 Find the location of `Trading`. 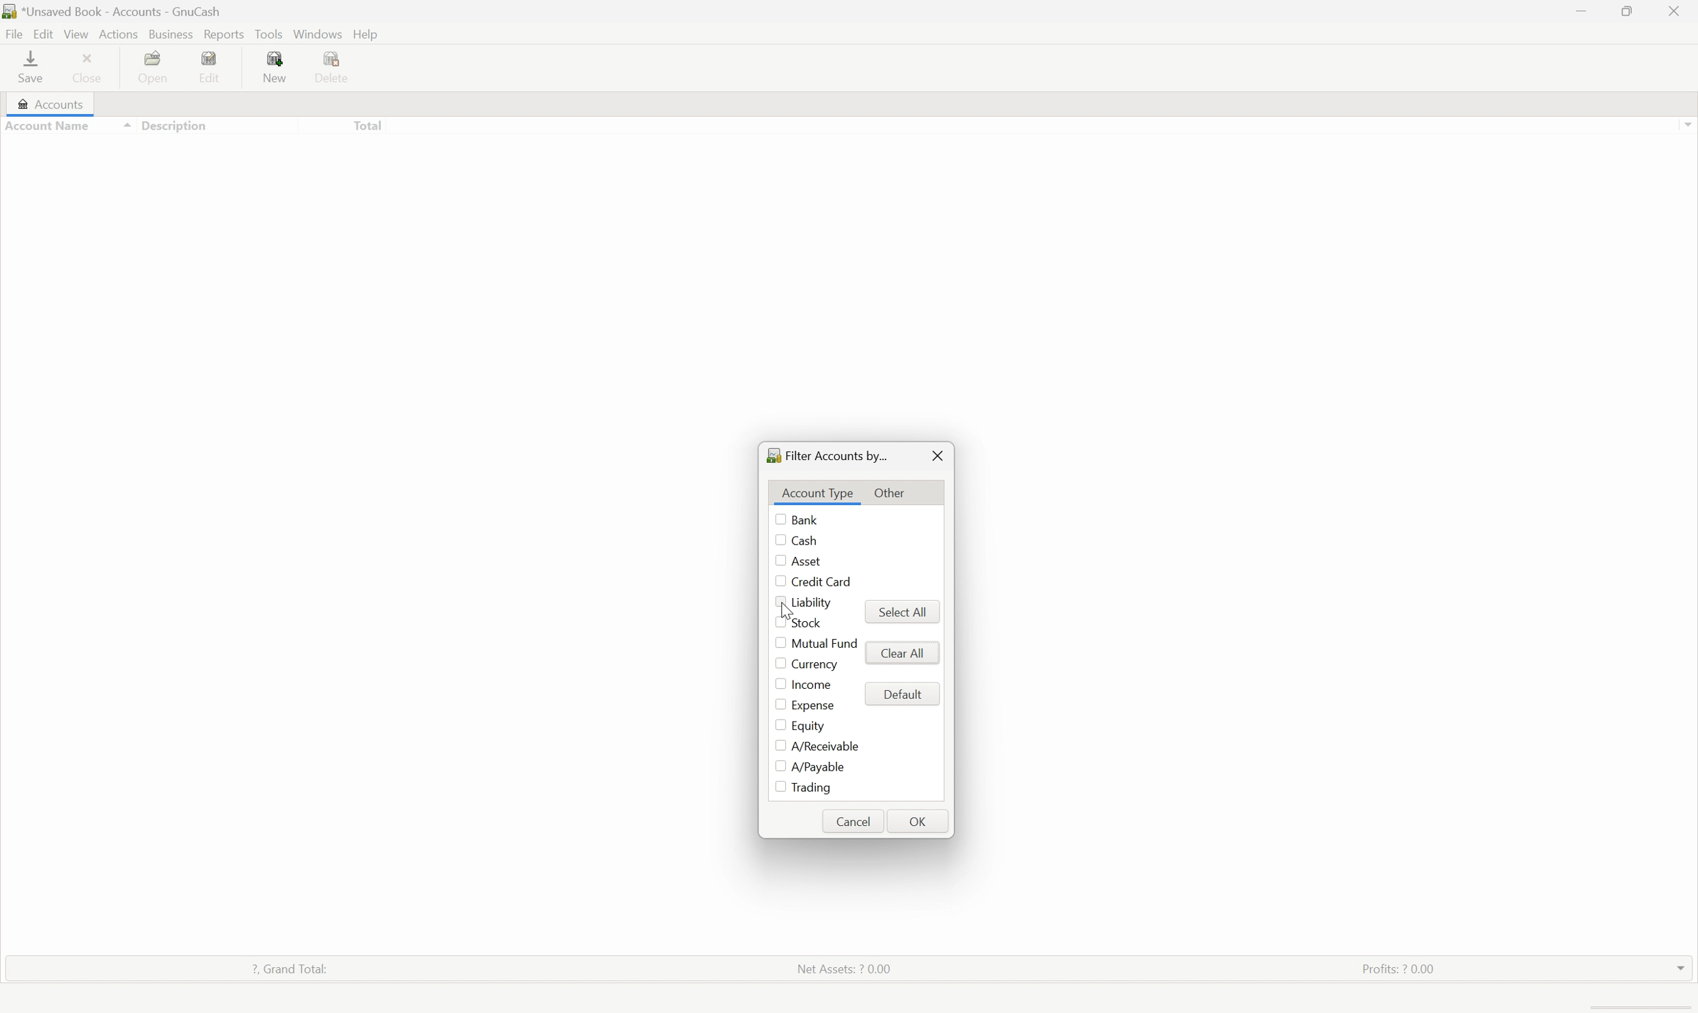

Trading is located at coordinates (813, 787).